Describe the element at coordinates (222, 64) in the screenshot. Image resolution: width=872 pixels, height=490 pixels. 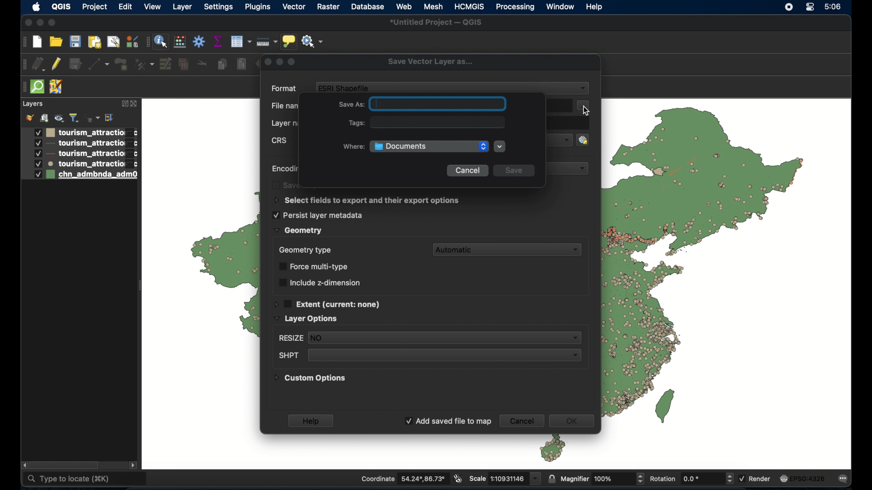
I see `copy features` at that location.